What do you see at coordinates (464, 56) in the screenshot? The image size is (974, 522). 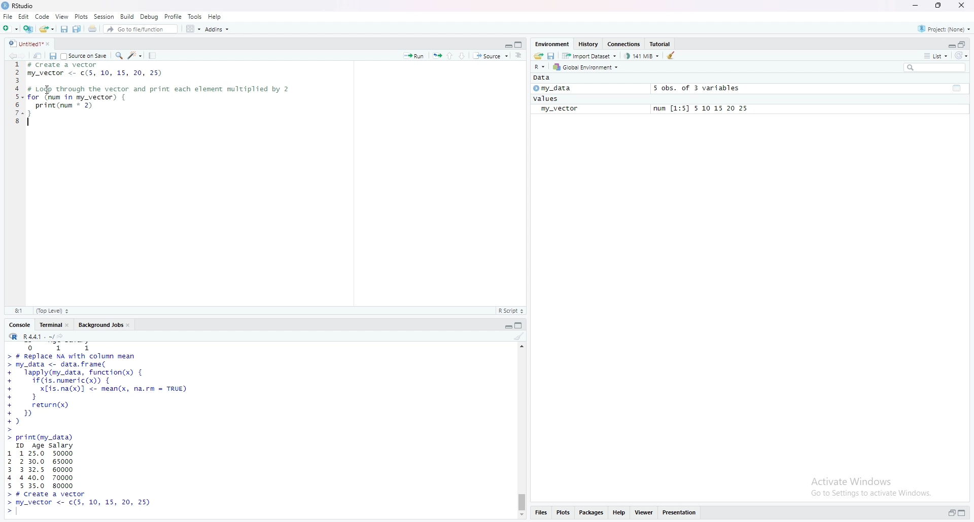 I see `go to next section` at bounding box center [464, 56].